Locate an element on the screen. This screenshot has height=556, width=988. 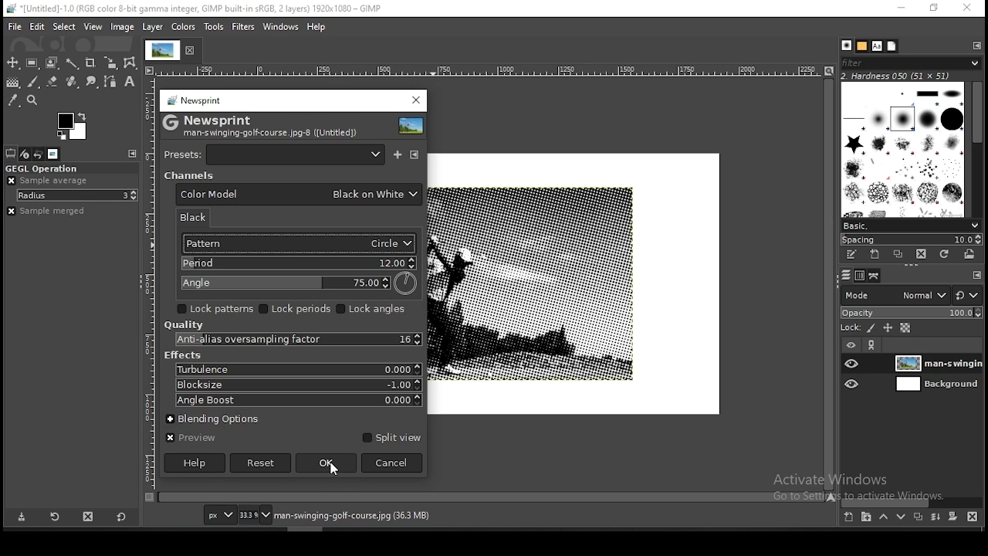
device status is located at coordinates (25, 154).